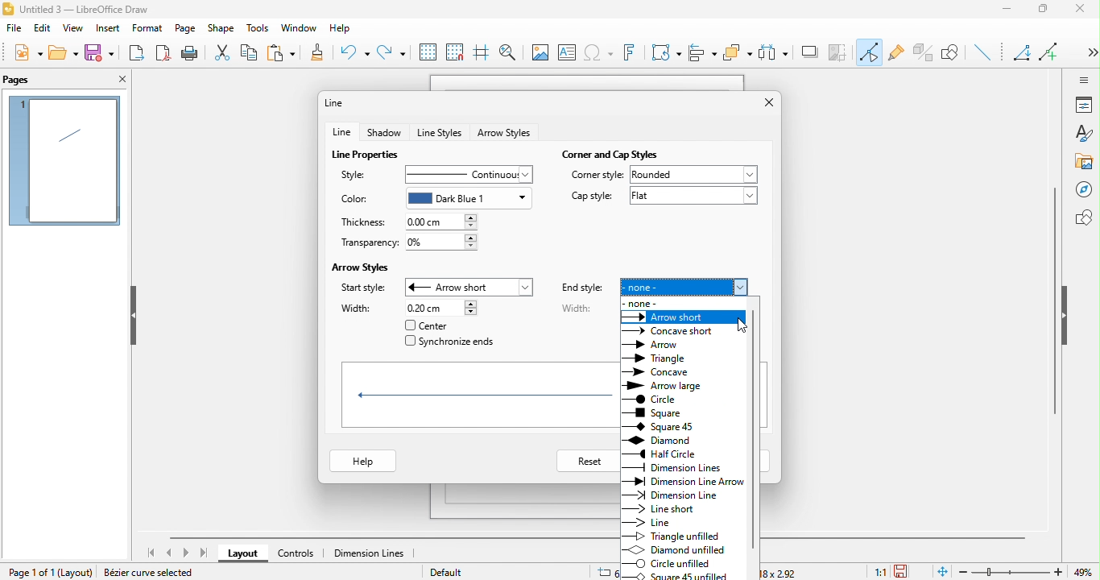 This screenshot has height=580, width=1100. I want to click on next page, so click(186, 553).